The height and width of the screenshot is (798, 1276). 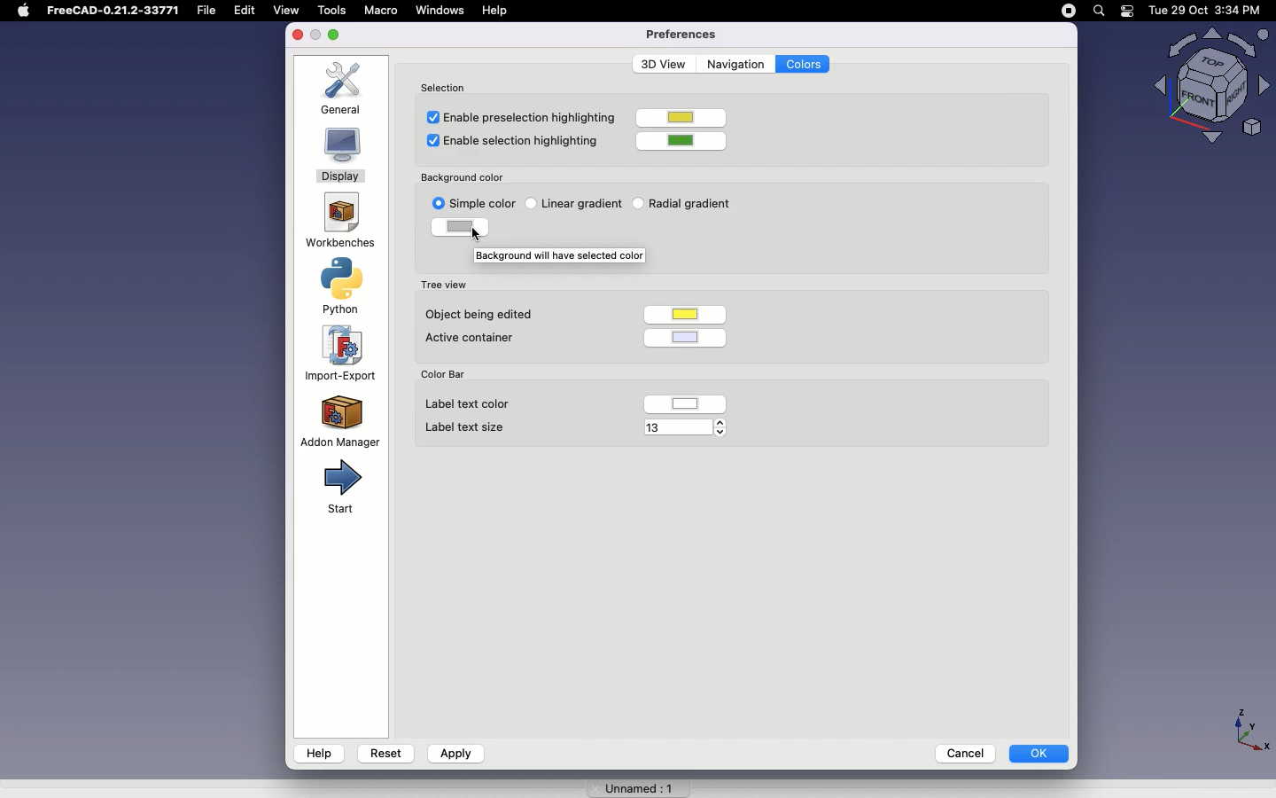 I want to click on Import-Export, so click(x=344, y=354).